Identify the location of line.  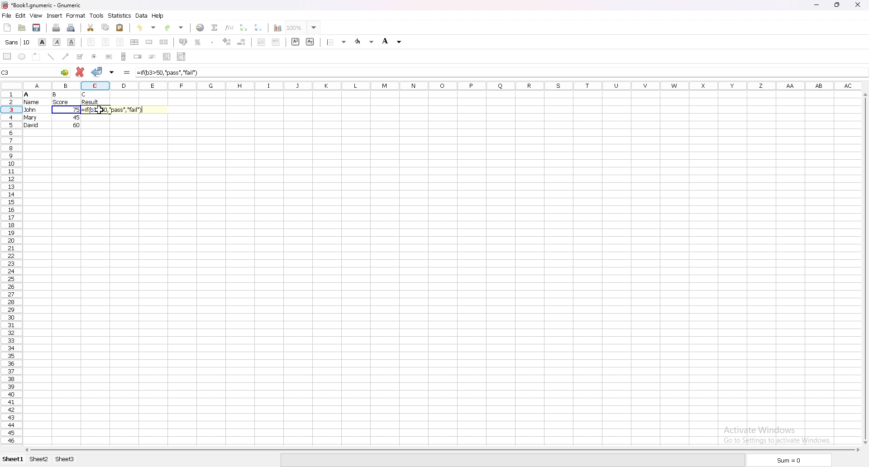
(51, 57).